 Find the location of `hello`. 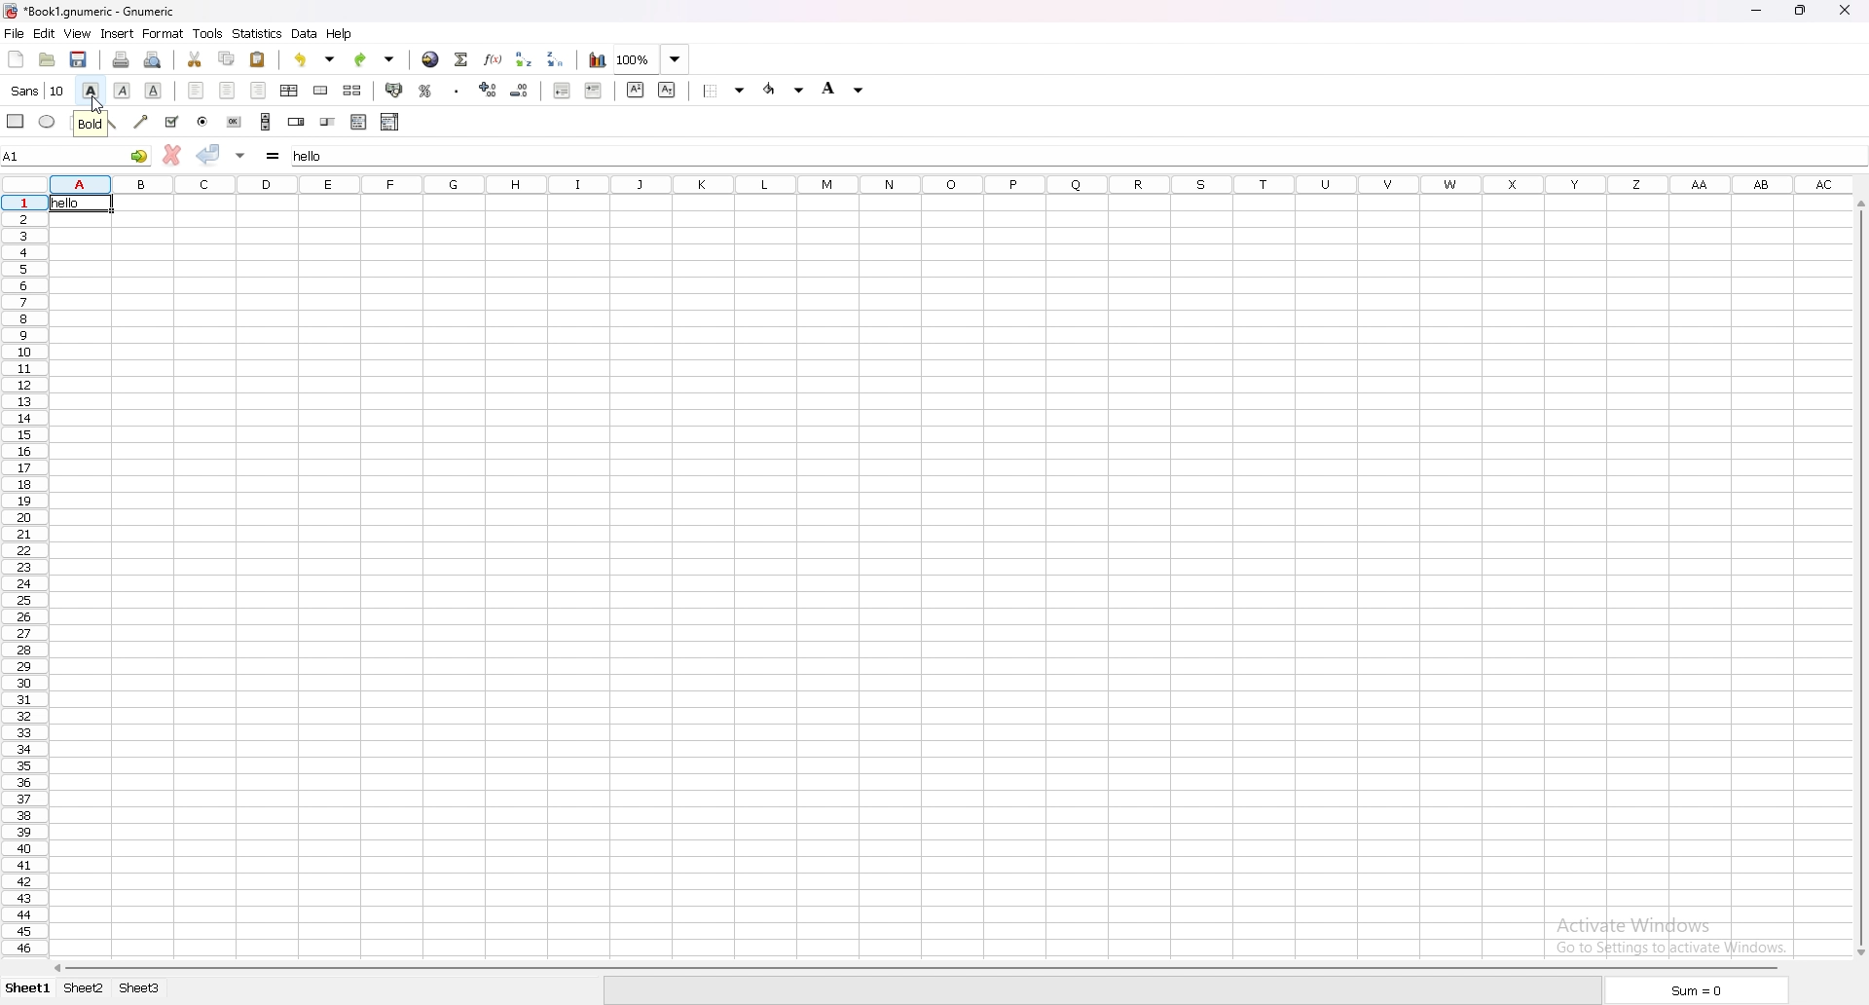

hello is located at coordinates (316, 157).